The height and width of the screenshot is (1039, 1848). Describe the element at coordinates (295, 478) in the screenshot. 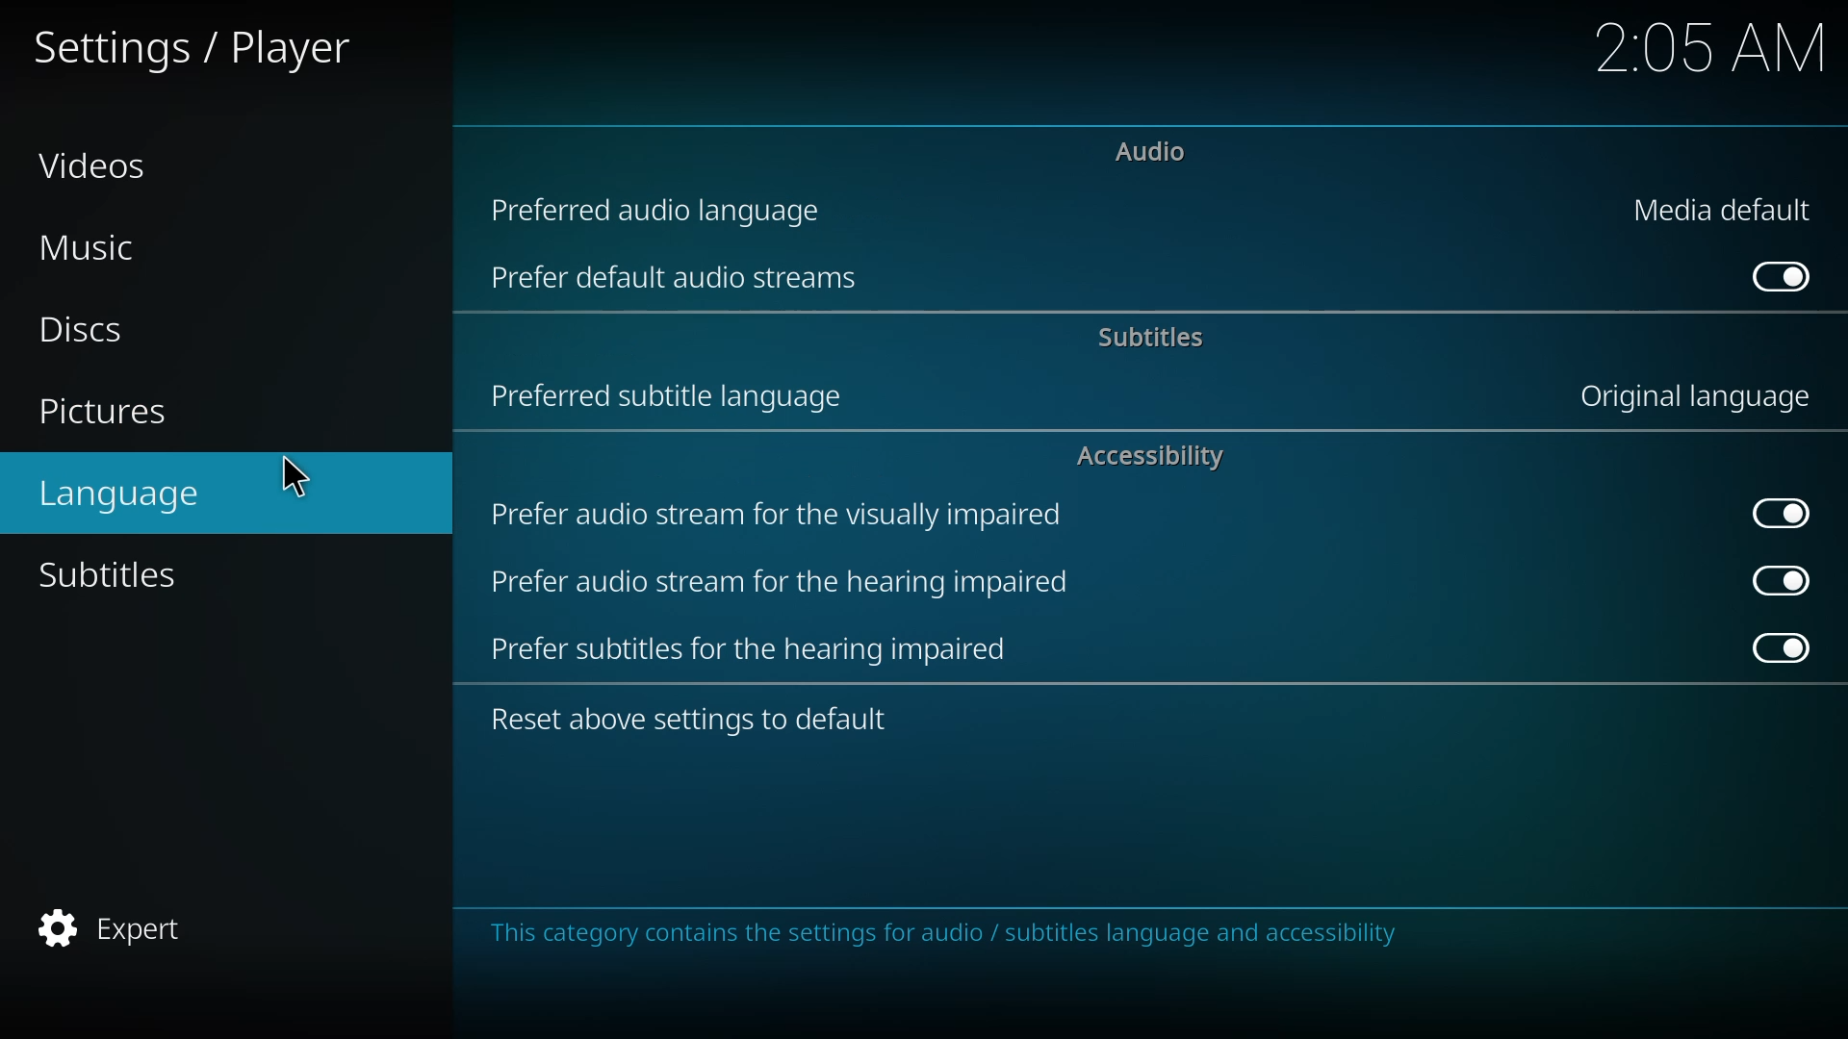

I see `cursor` at that location.